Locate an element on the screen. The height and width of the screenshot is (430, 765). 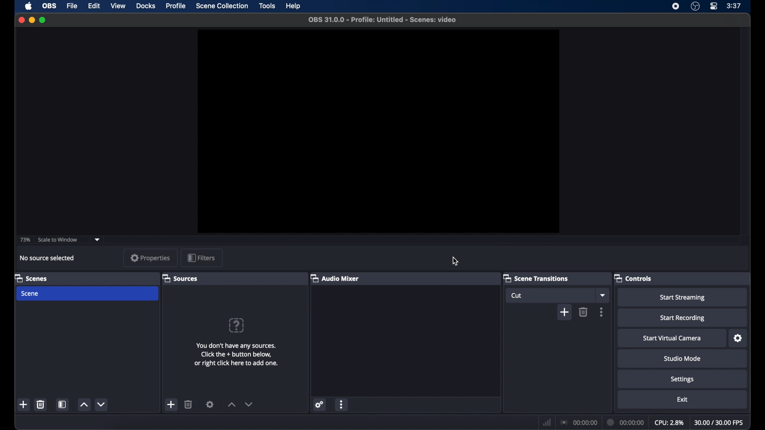
delete is located at coordinates (41, 404).